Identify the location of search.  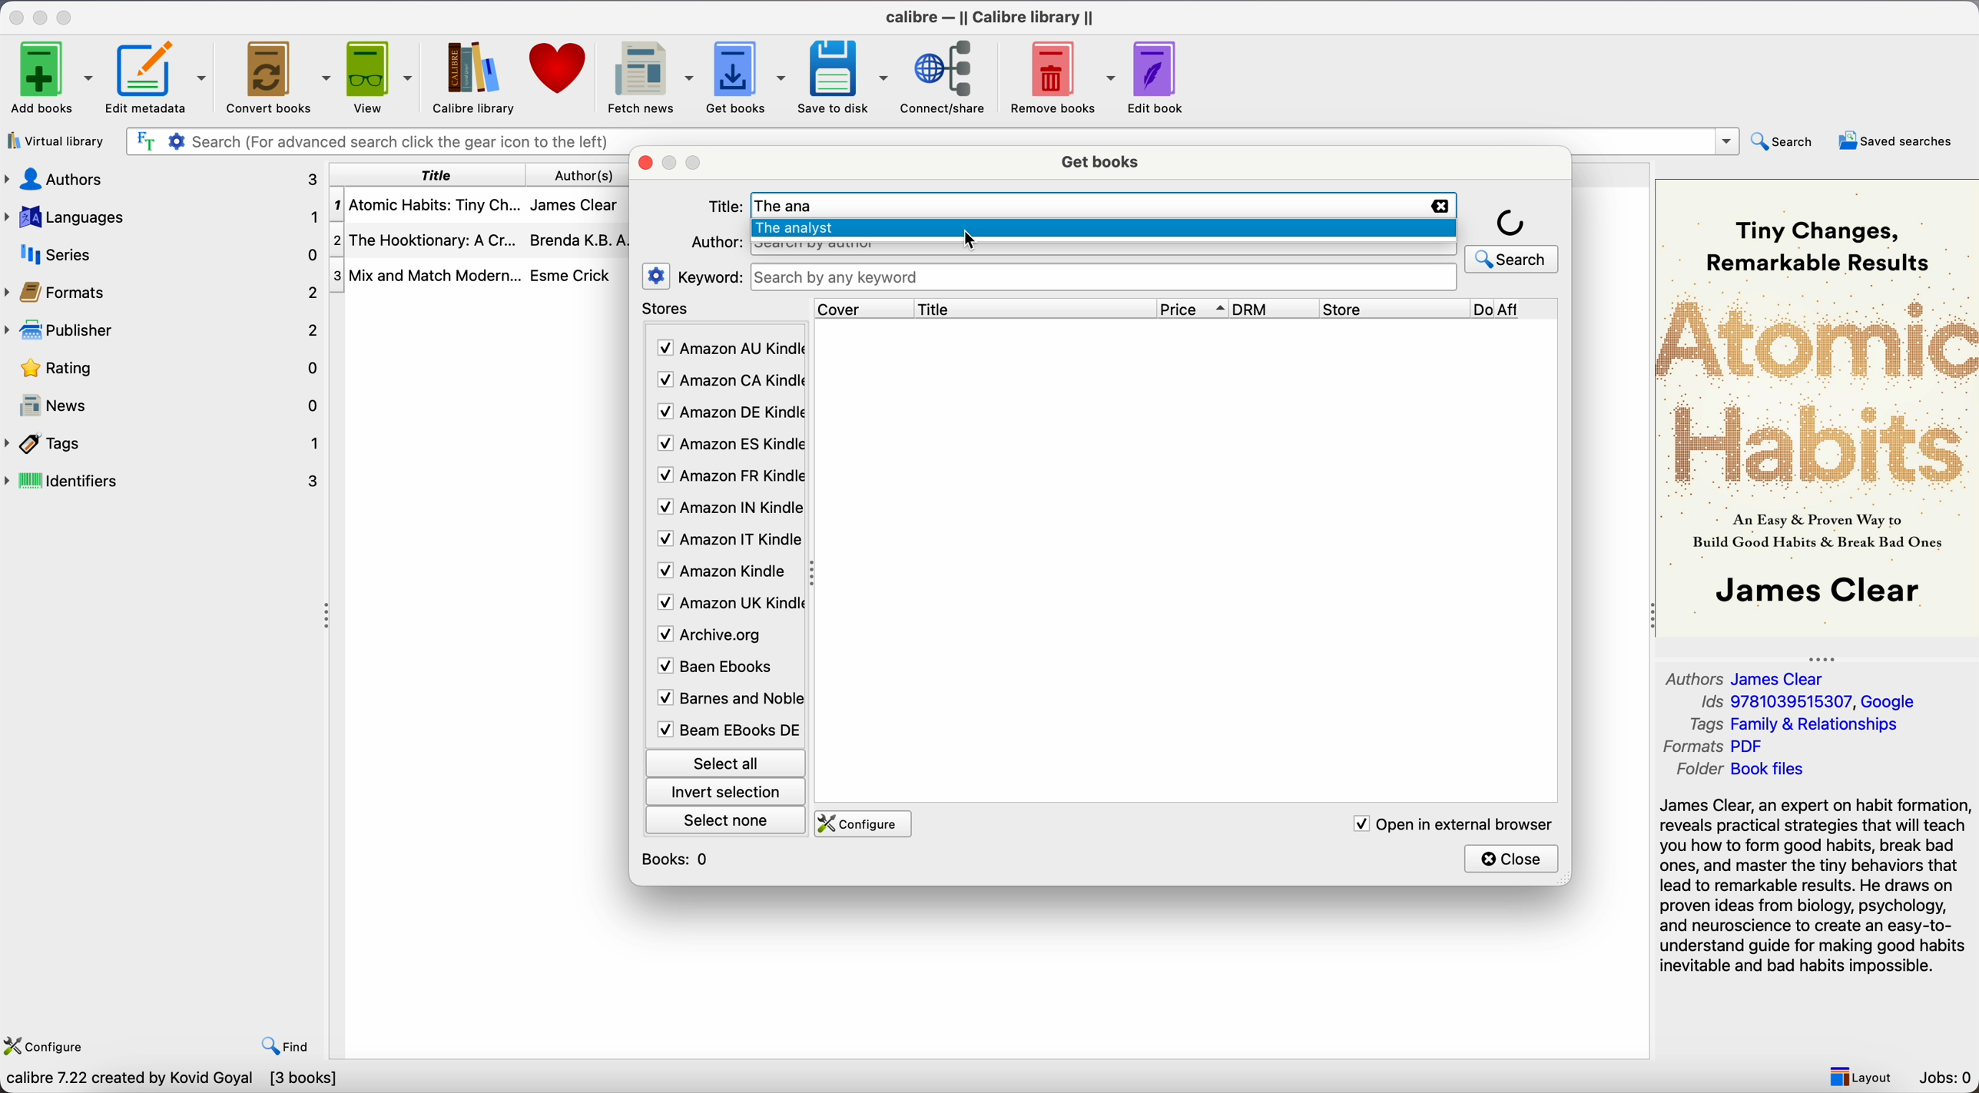
(1511, 259).